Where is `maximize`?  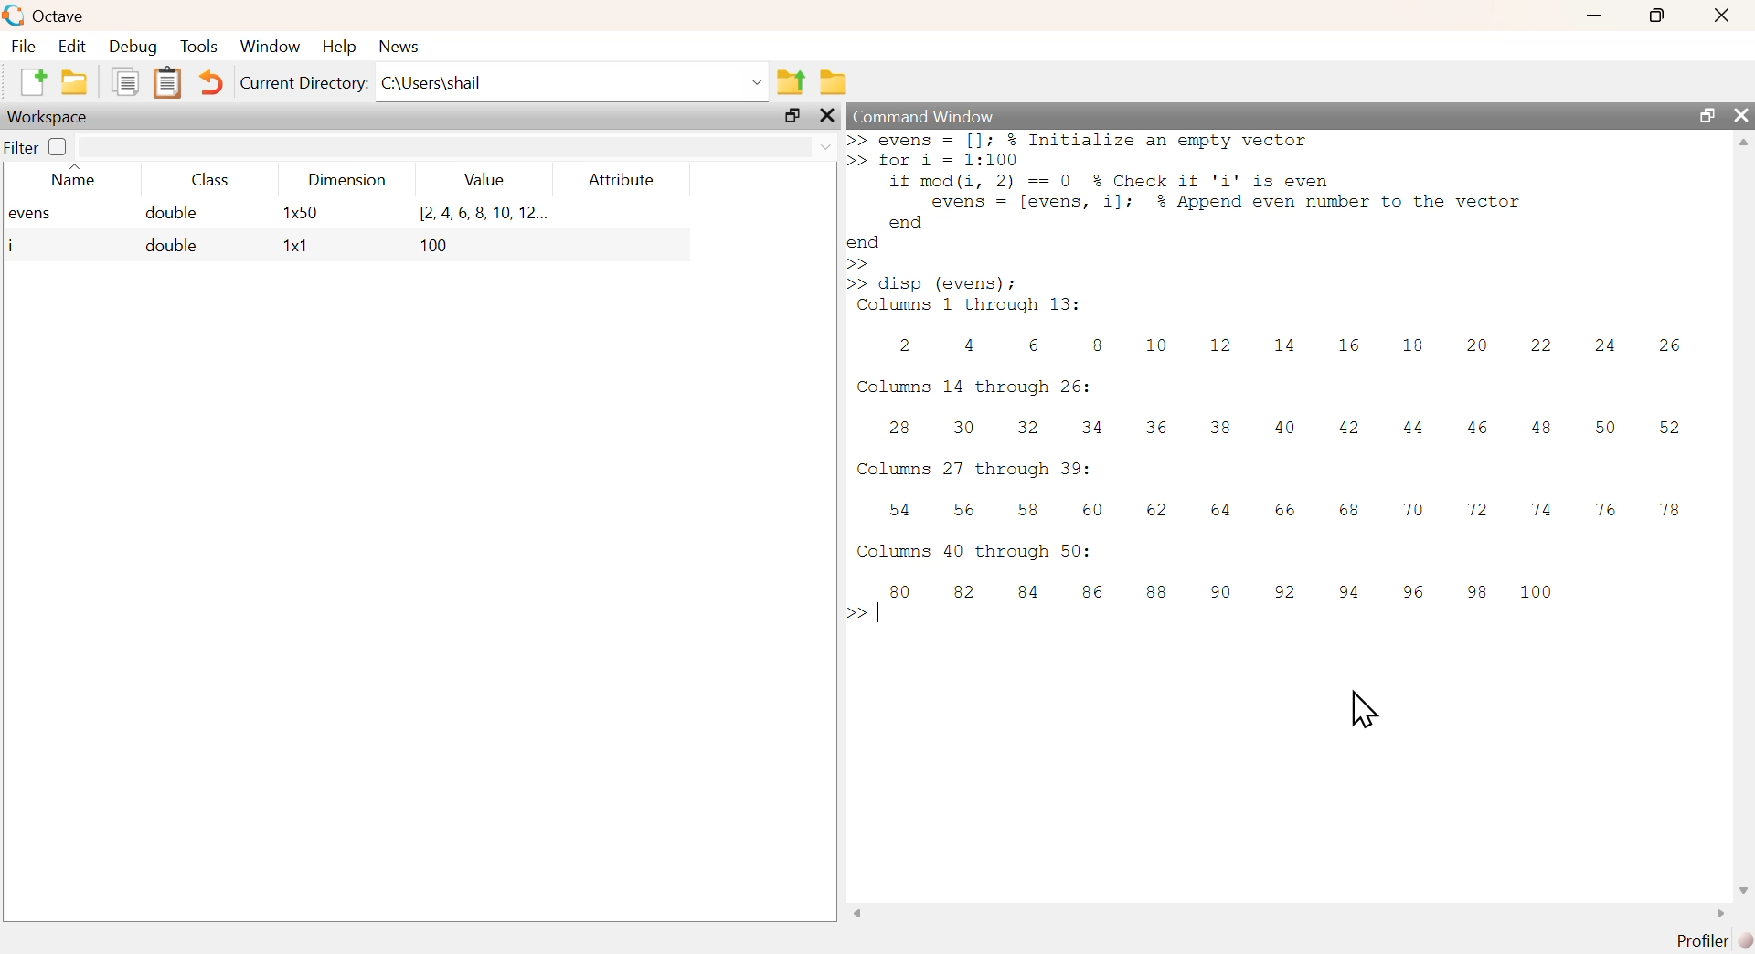 maximize is located at coordinates (1707, 117).